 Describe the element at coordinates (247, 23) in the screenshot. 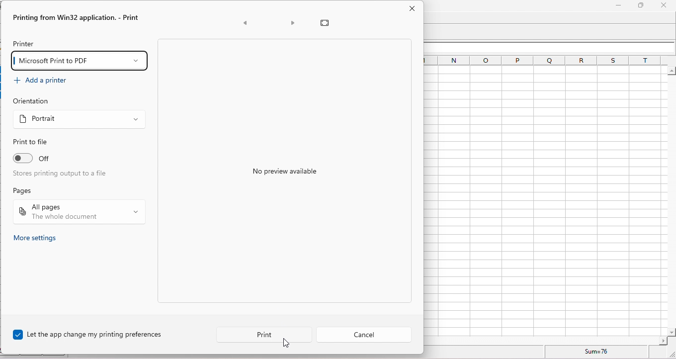

I see `previous` at that location.